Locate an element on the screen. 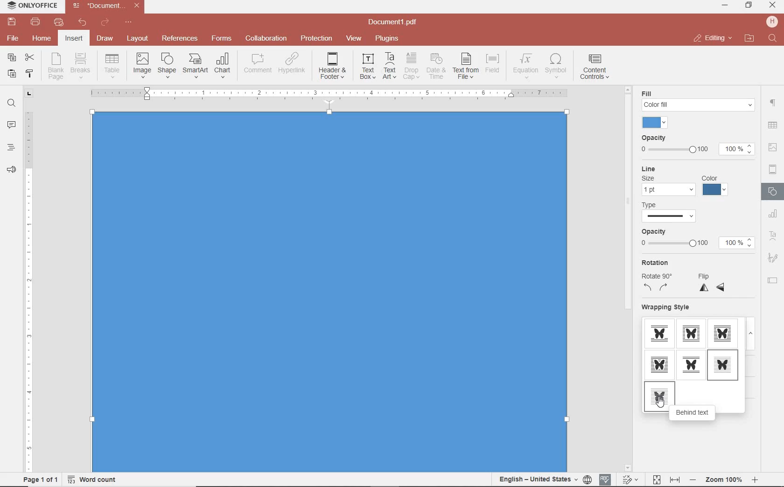 Image resolution: width=784 pixels, height=487 pixels. find is located at coordinates (774, 39).